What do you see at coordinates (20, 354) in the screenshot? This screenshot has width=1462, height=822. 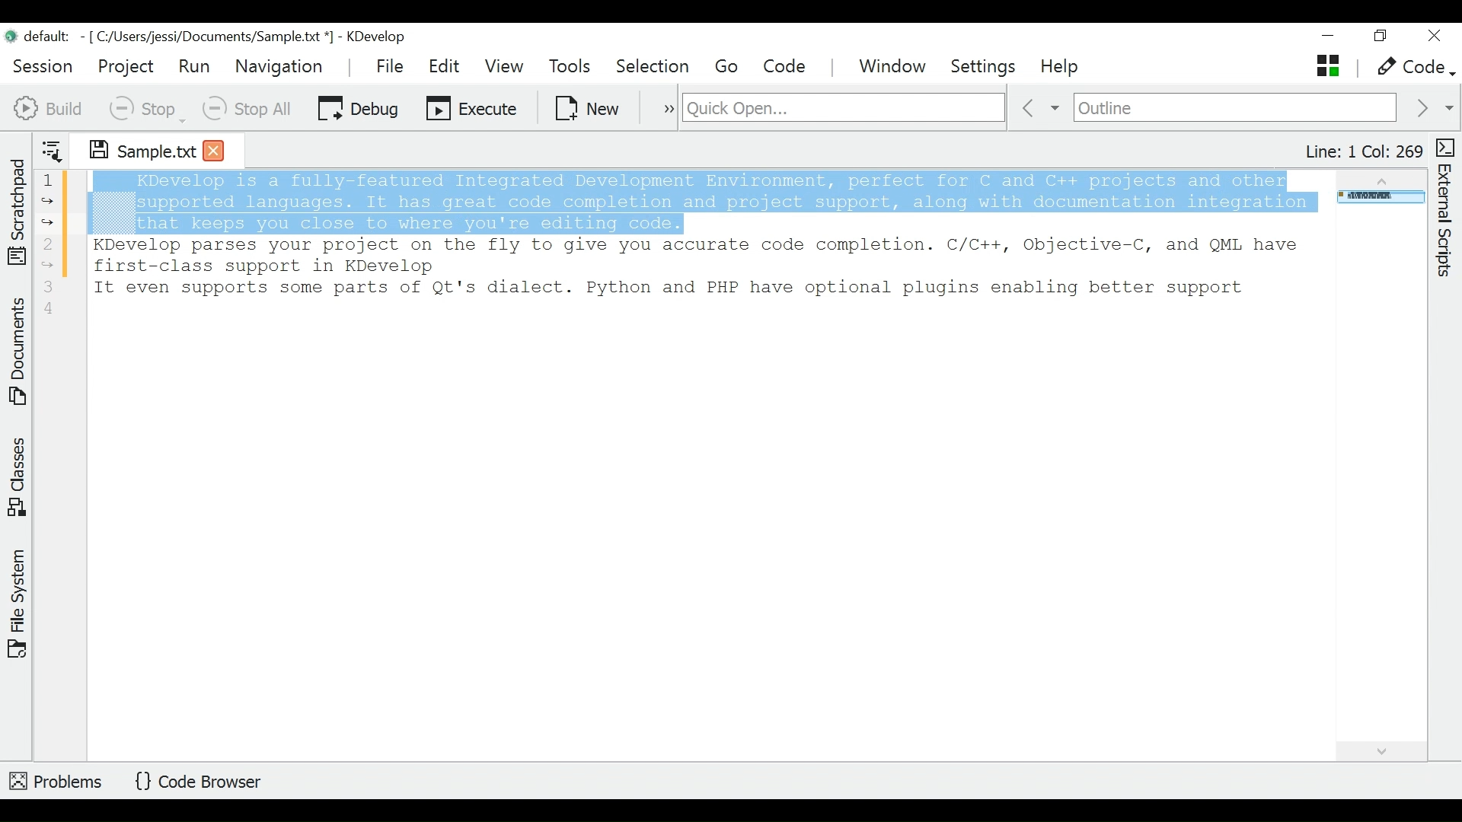 I see `Documents` at bounding box center [20, 354].